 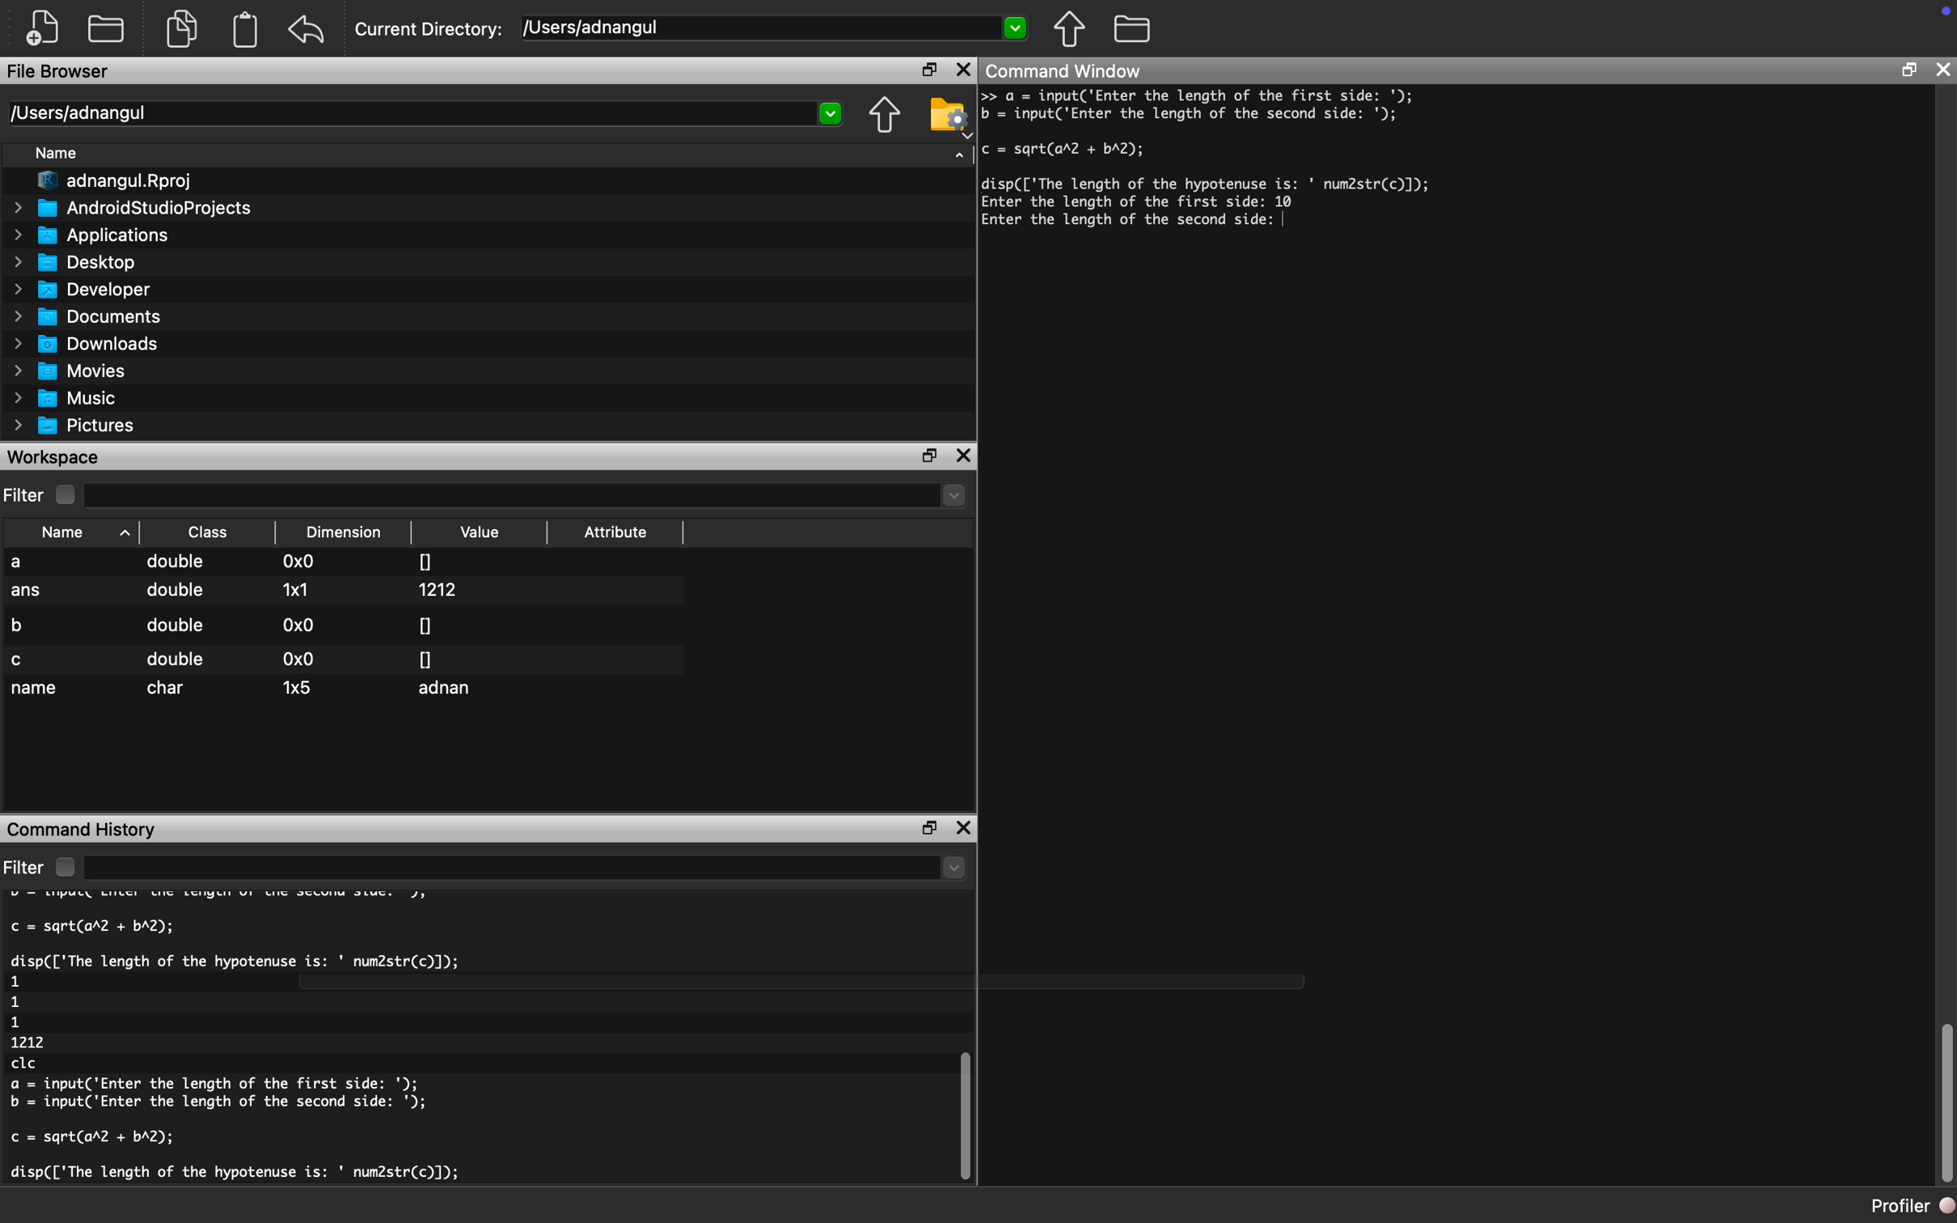 I want to click on vertical scroll bar, so click(x=1946, y=1105).